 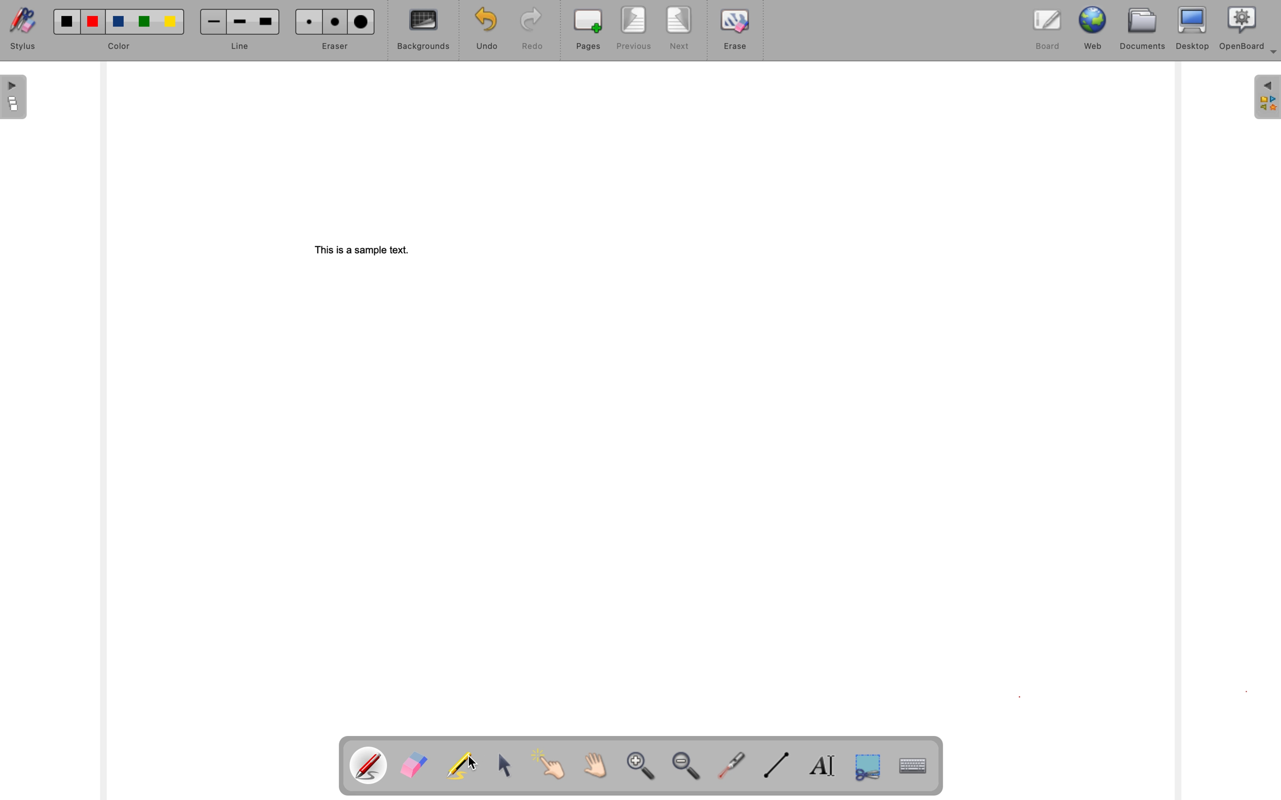 What do you see at coordinates (510, 763) in the screenshot?
I see `select and modify objects` at bounding box center [510, 763].